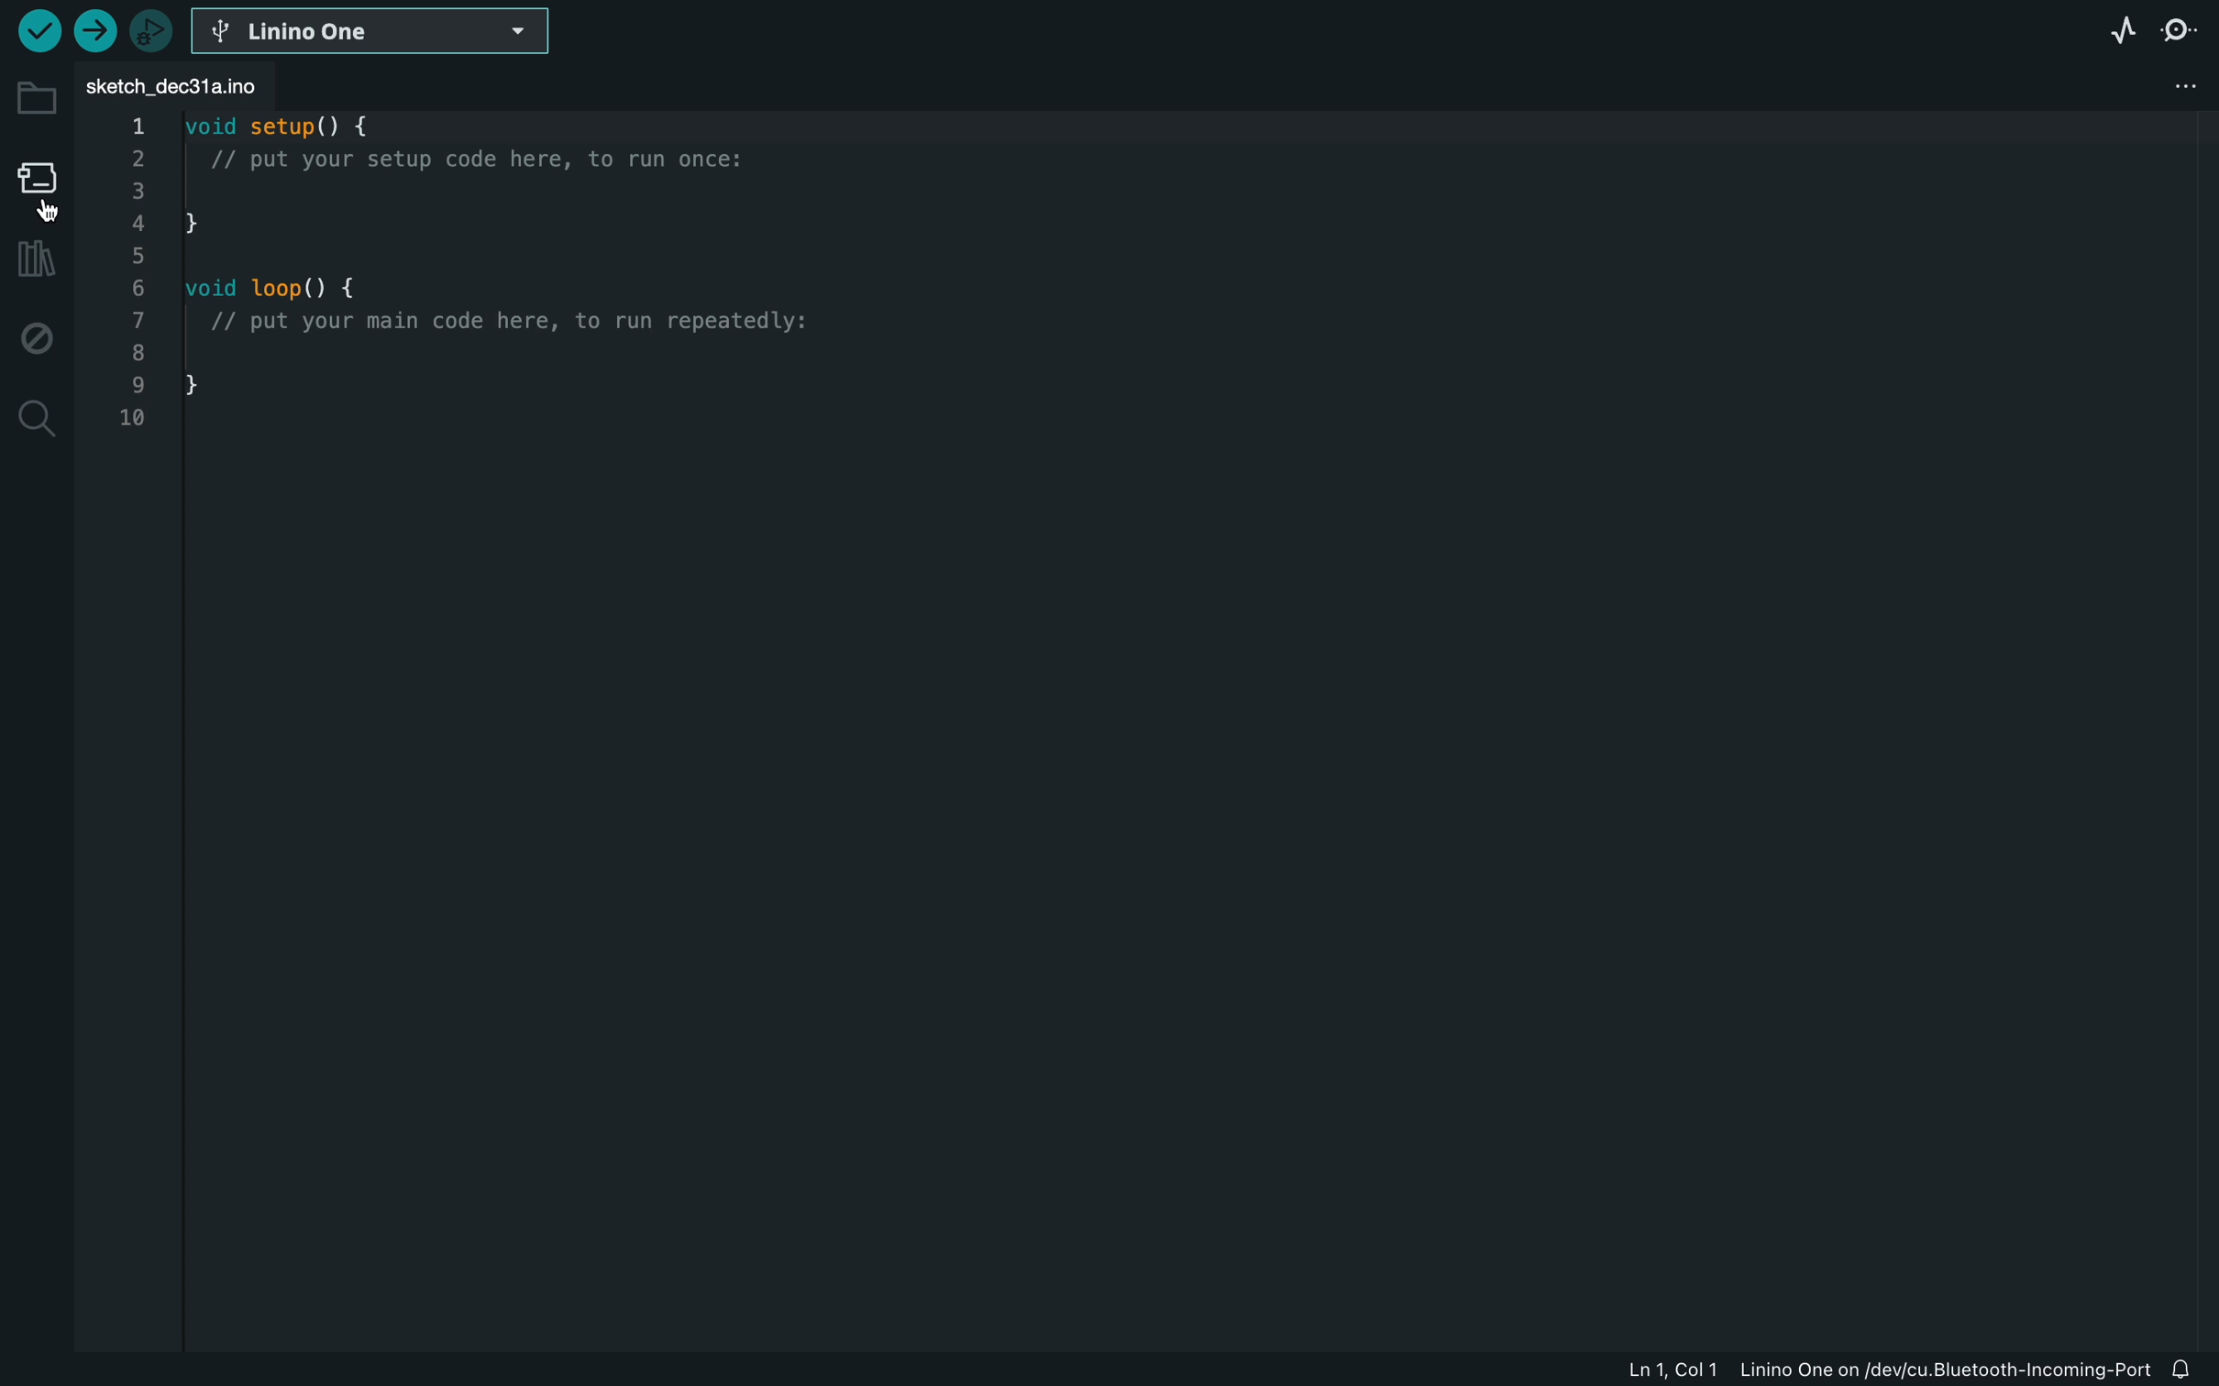  I want to click on serial plotter, so click(2113, 28).